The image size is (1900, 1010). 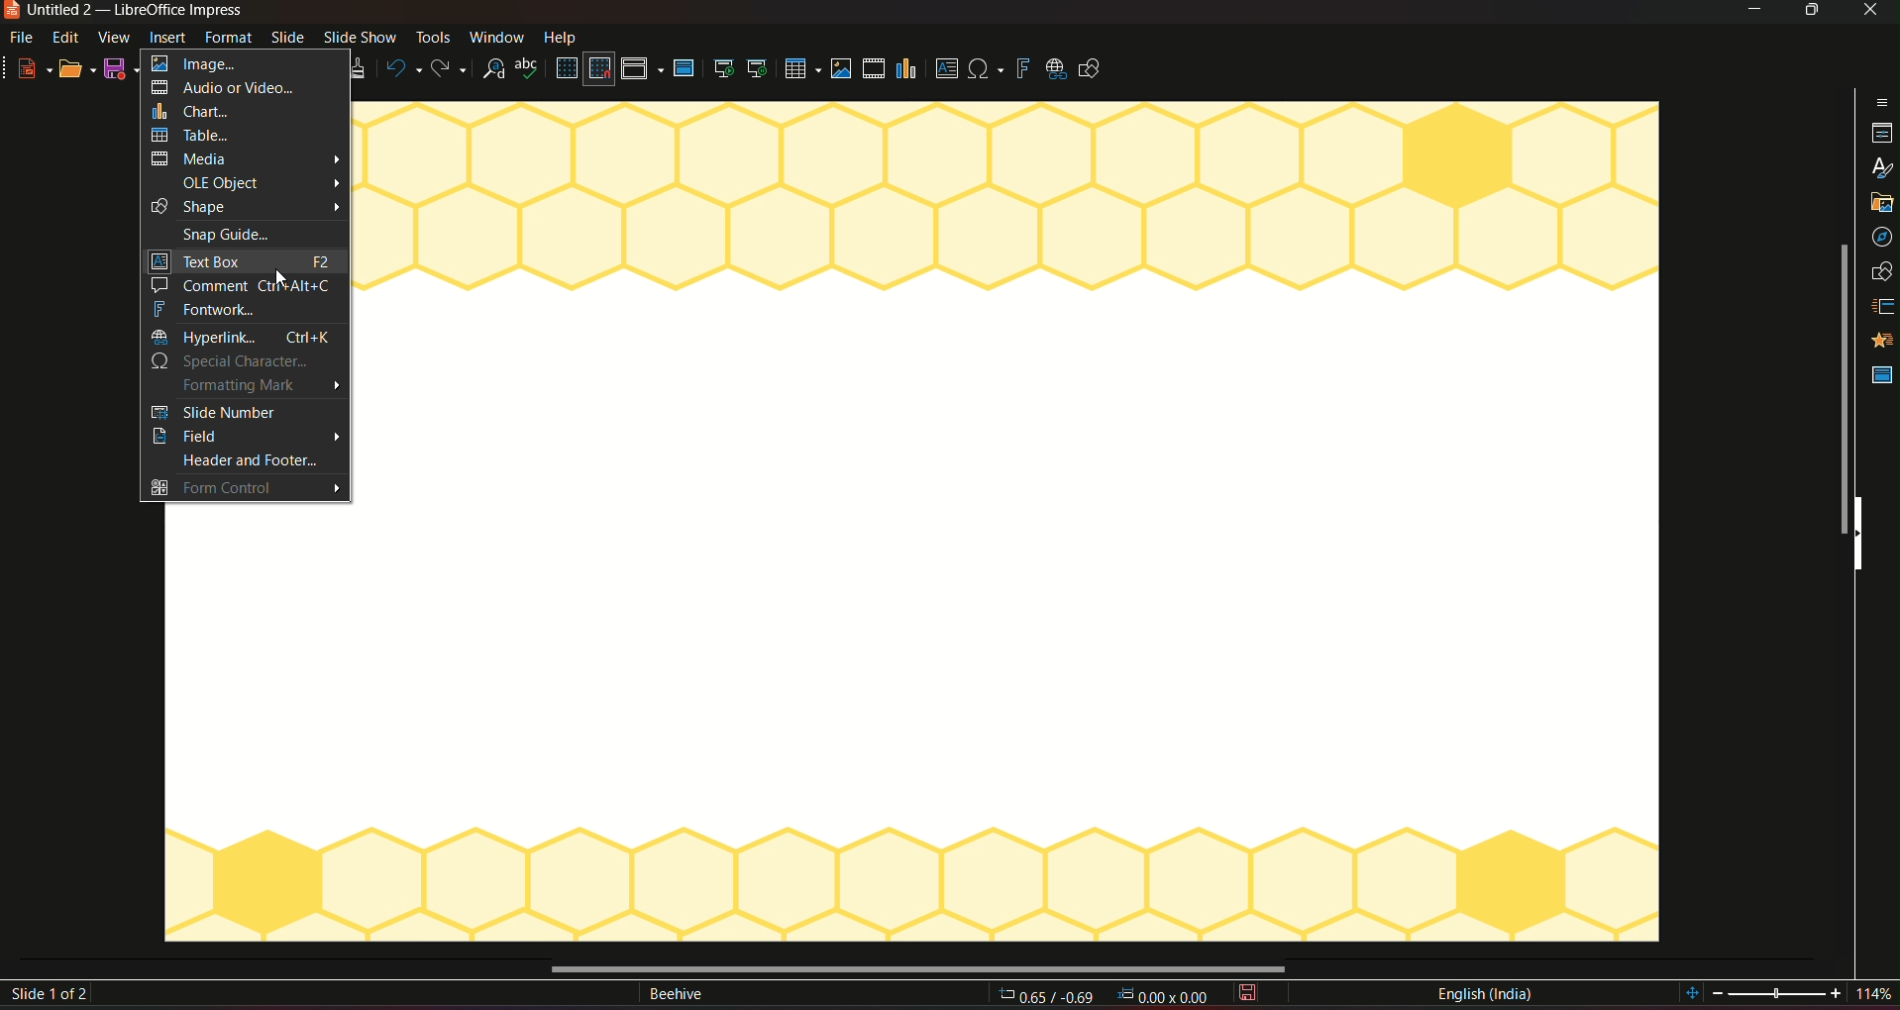 What do you see at coordinates (239, 87) in the screenshot?
I see `audio and video` at bounding box center [239, 87].